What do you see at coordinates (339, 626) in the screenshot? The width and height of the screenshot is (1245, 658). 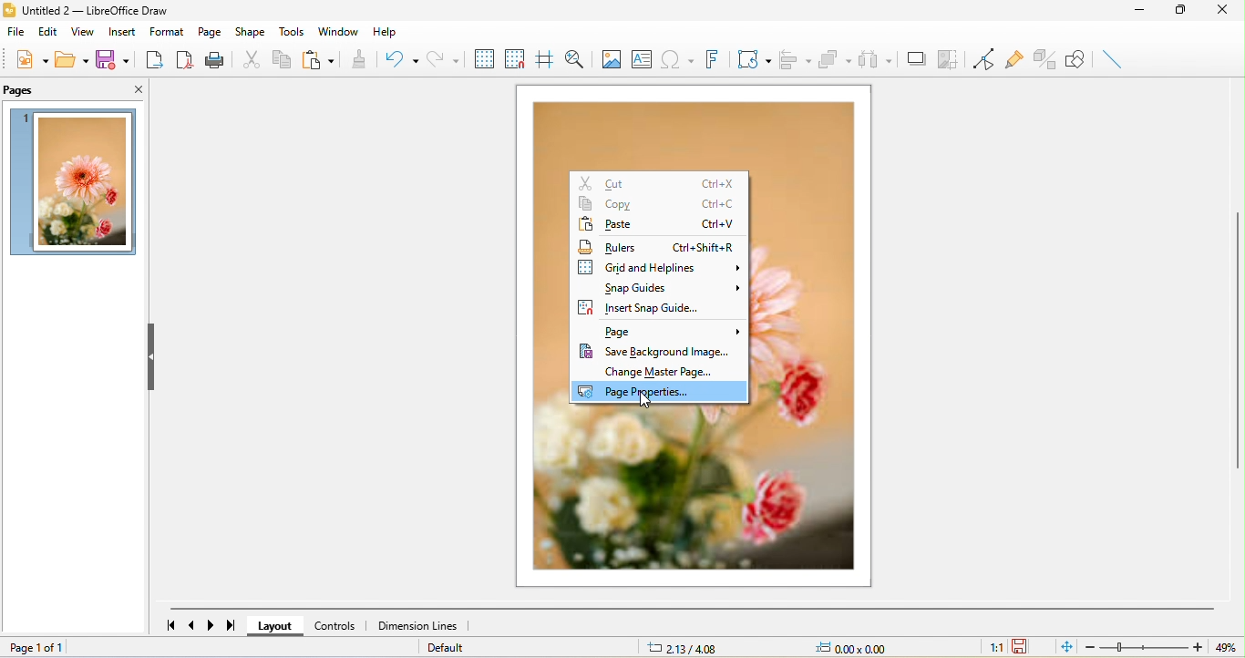 I see `controls` at bounding box center [339, 626].